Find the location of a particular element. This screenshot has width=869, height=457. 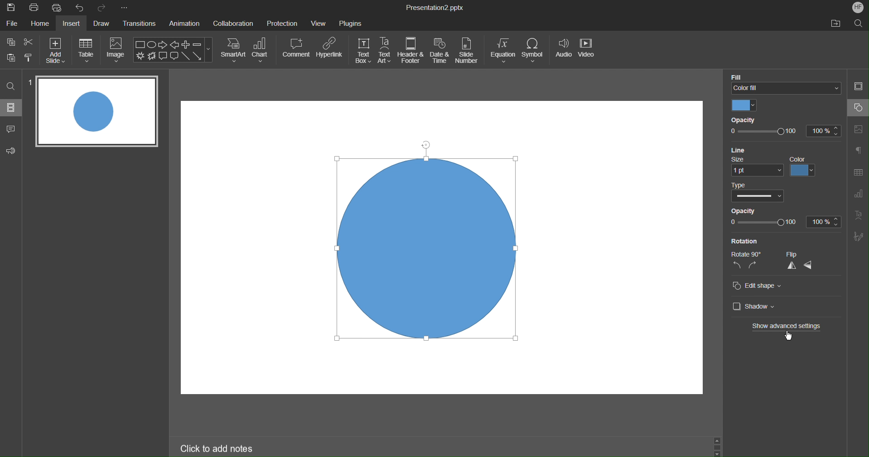

opacity slider is located at coordinates (763, 223).